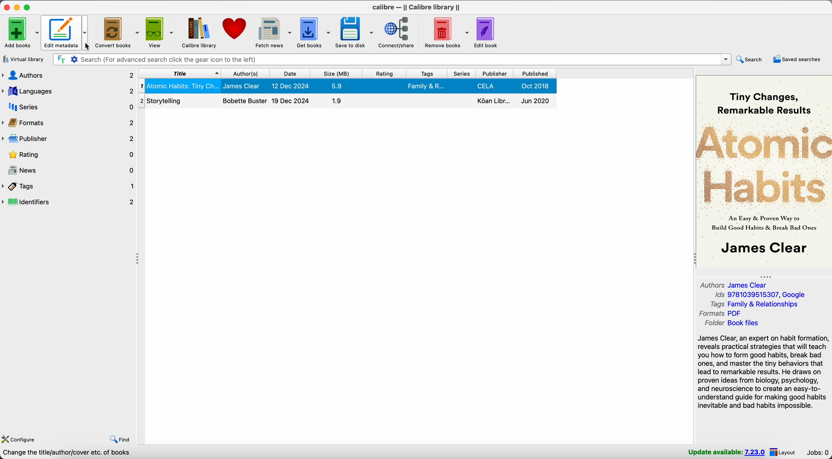  Describe the element at coordinates (721, 314) in the screenshot. I see `formats PDF` at that location.